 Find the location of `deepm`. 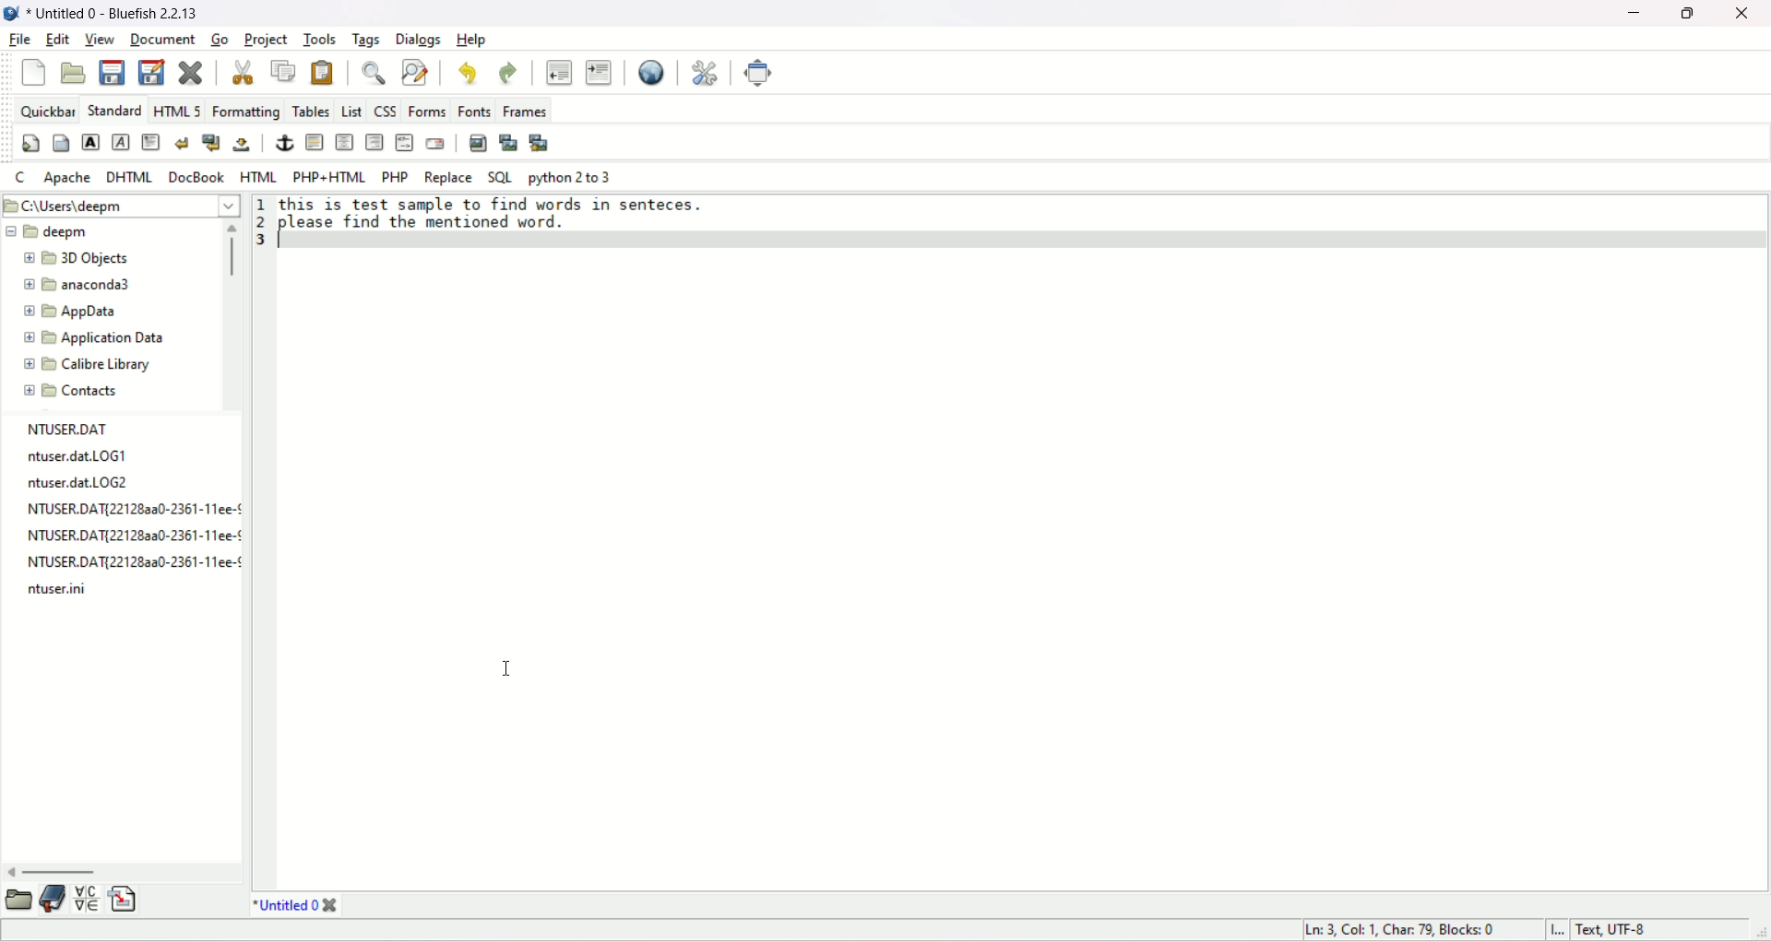

deepm is located at coordinates (48, 231).